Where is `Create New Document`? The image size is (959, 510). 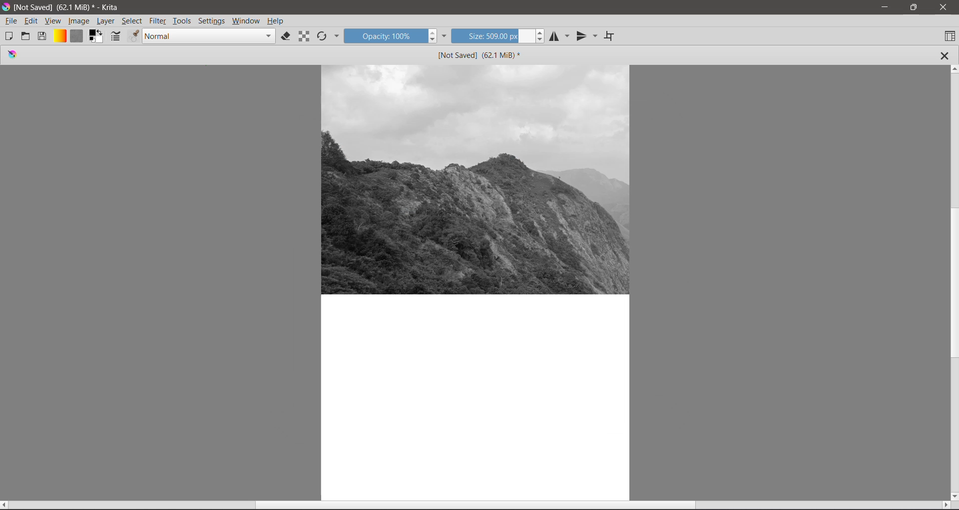
Create New Document is located at coordinates (8, 36).